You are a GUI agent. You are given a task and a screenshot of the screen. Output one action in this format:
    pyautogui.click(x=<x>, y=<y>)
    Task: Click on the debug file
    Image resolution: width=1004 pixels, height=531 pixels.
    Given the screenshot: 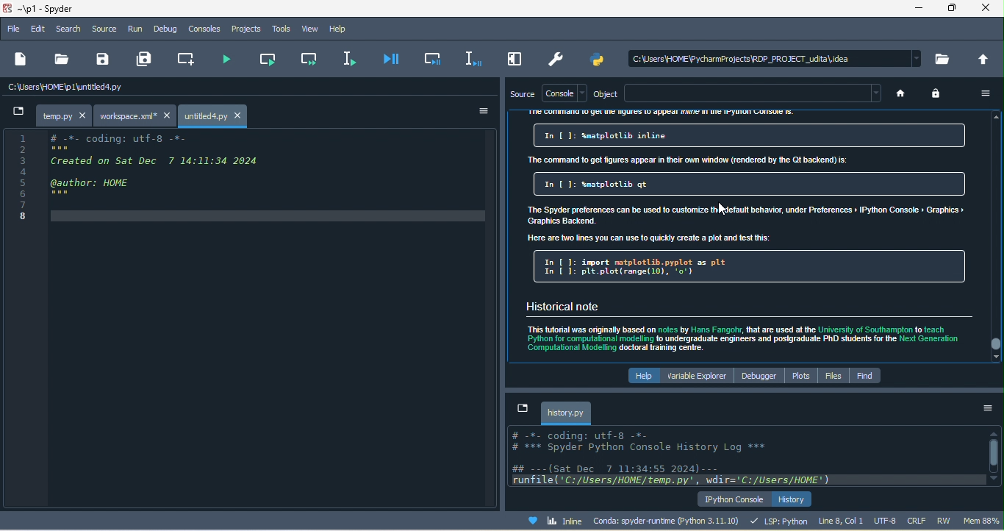 What is the action you would take?
    pyautogui.click(x=395, y=60)
    